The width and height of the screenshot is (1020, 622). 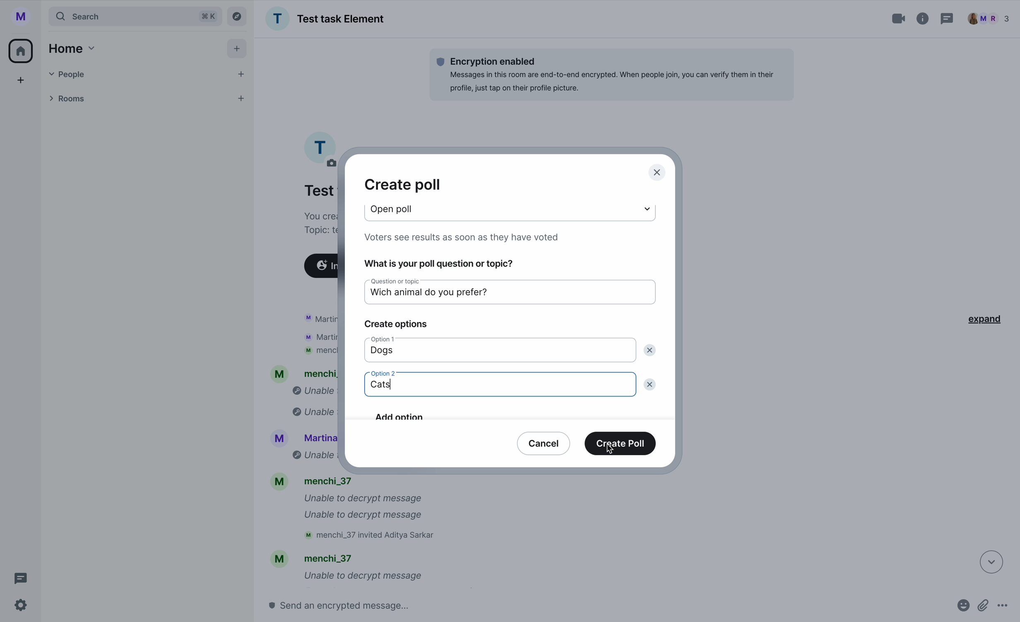 I want to click on video call, so click(x=900, y=19).